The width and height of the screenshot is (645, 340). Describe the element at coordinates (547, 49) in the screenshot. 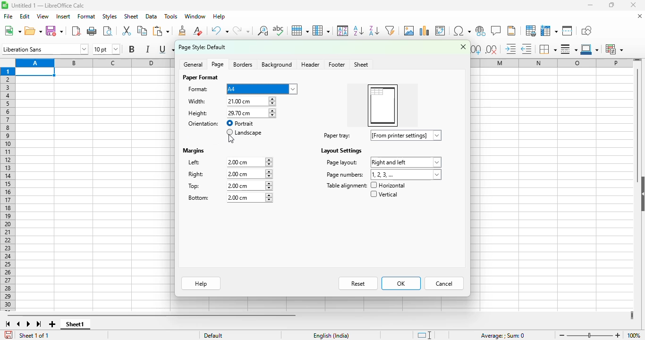

I see `borders` at that location.